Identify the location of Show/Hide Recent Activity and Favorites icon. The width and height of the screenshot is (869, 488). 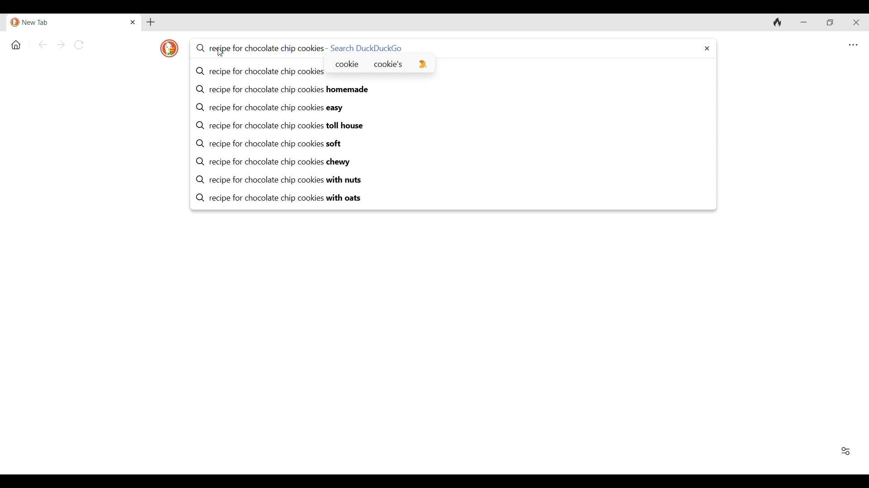
(845, 451).